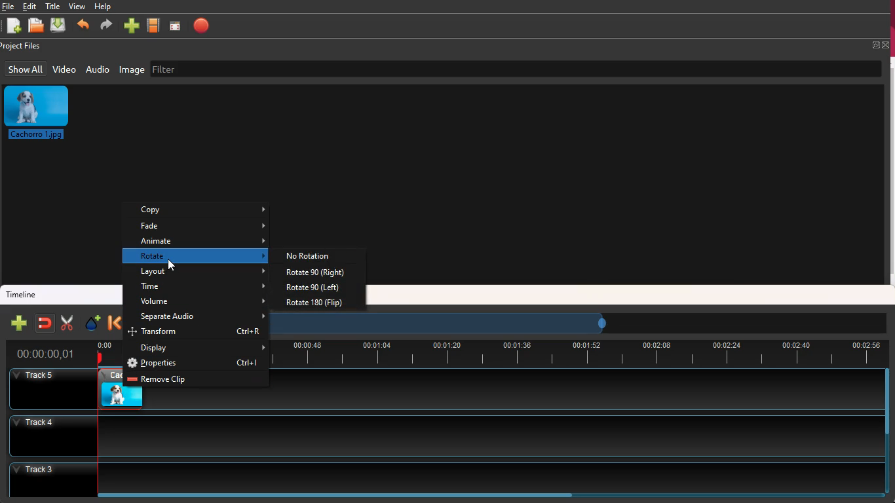 This screenshot has width=895, height=503. Describe the element at coordinates (105, 7) in the screenshot. I see `help` at that location.